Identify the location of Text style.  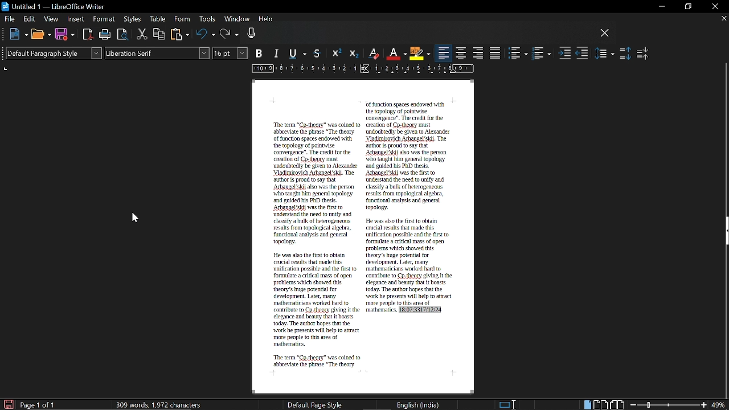
(157, 54).